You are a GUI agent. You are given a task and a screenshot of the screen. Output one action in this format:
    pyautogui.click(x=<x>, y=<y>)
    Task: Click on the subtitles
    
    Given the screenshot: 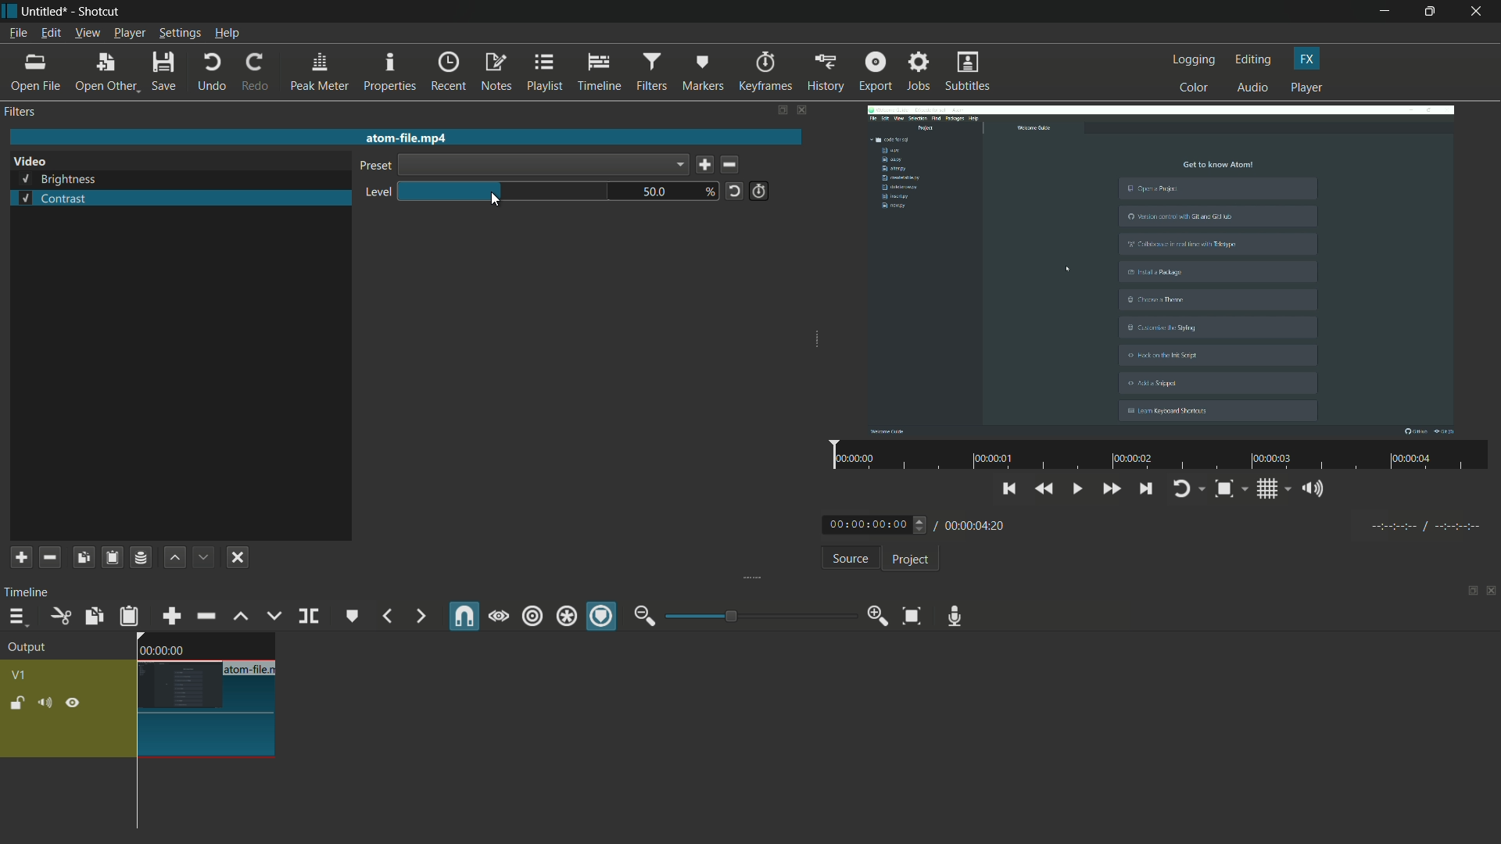 What is the action you would take?
    pyautogui.click(x=969, y=73)
    